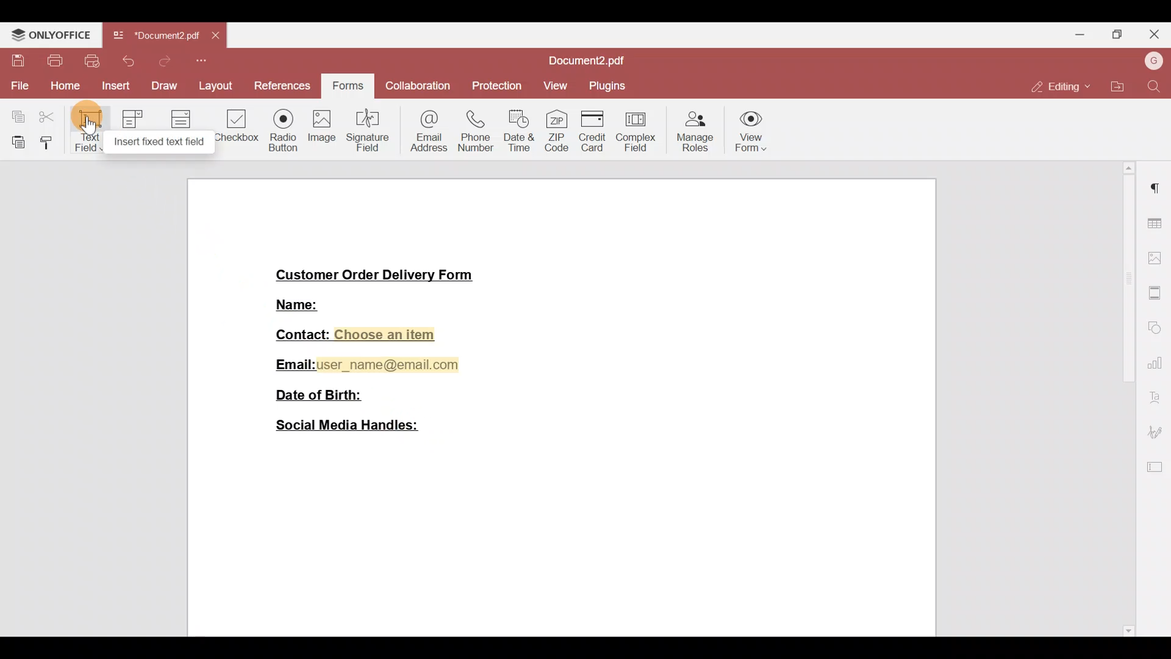 The height and width of the screenshot is (659, 1171). Describe the element at coordinates (279, 128) in the screenshot. I see `Radio button` at that location.